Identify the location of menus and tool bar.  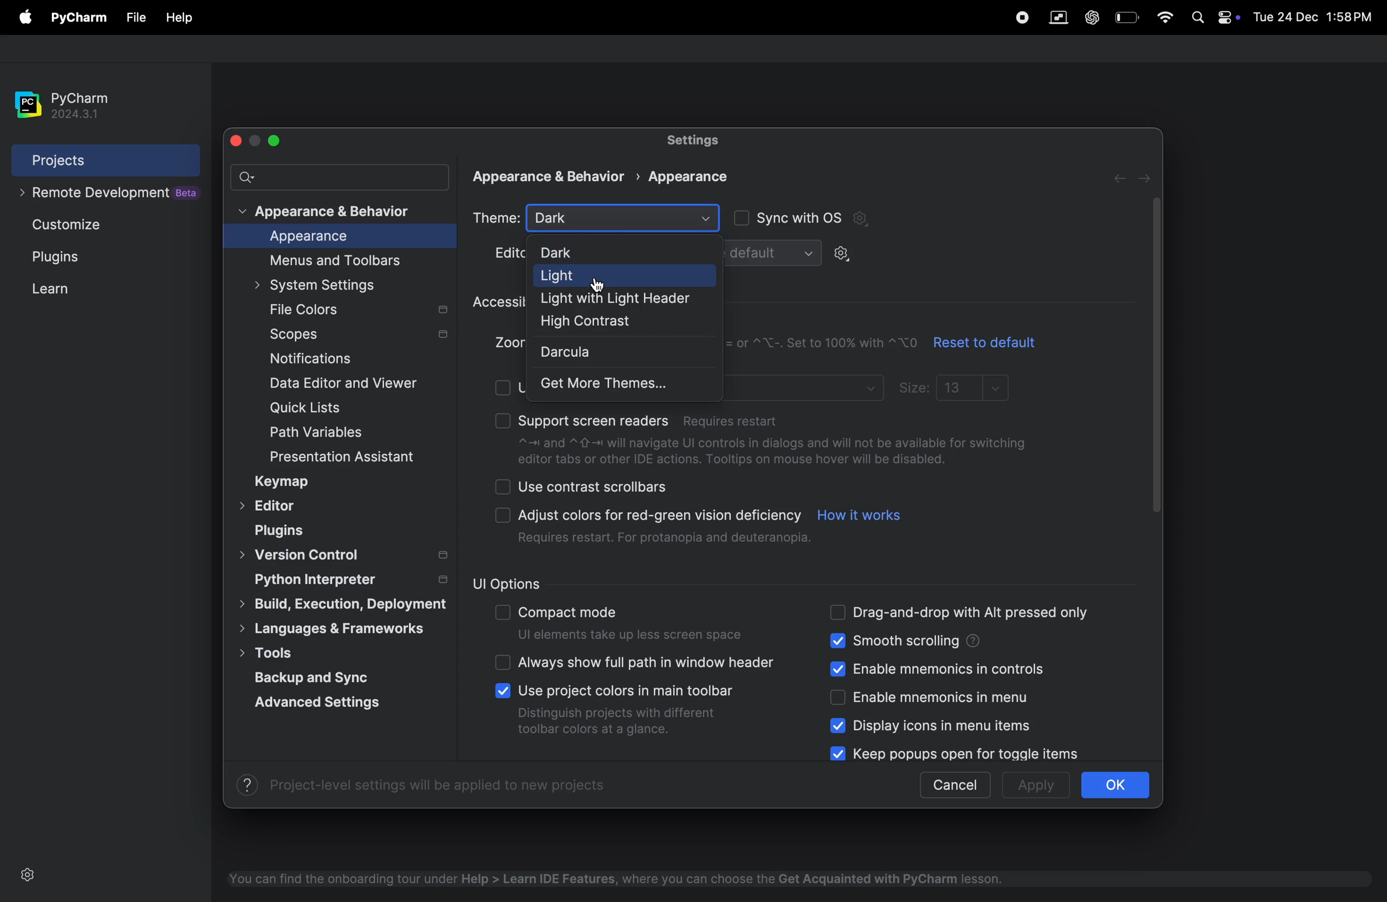
(339, 262).